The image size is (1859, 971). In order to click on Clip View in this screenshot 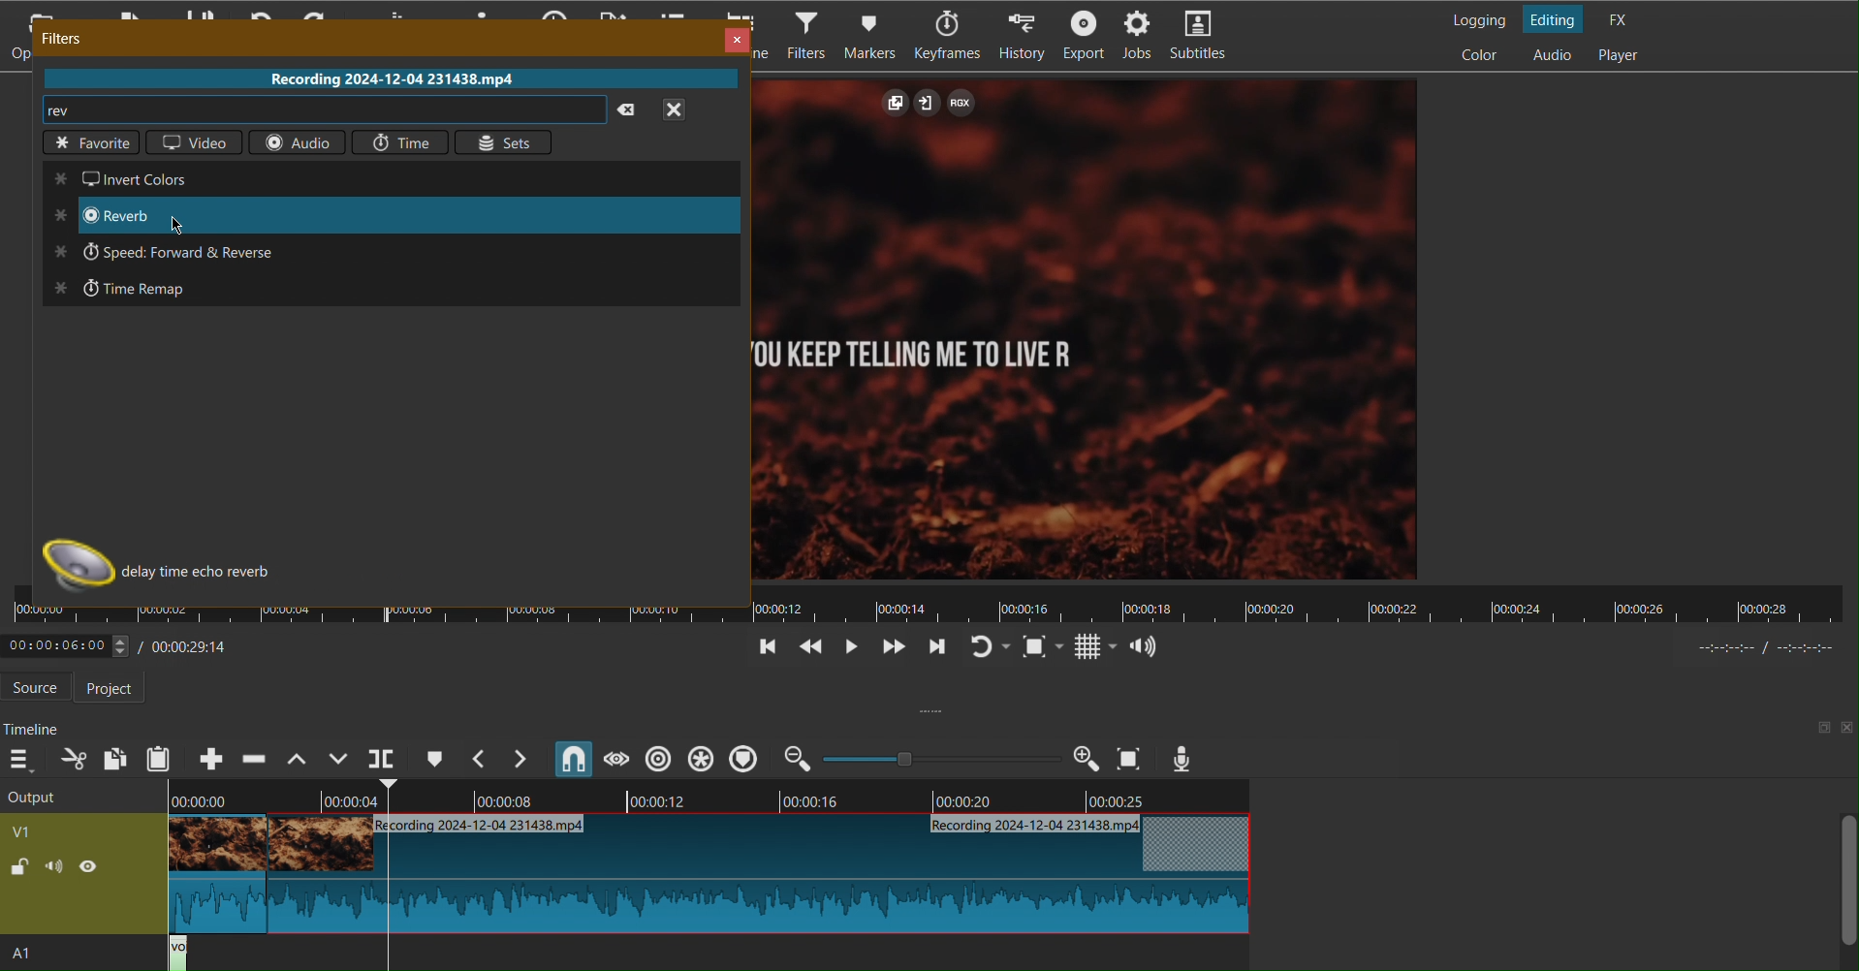, I will do `click(1089, 329)`.